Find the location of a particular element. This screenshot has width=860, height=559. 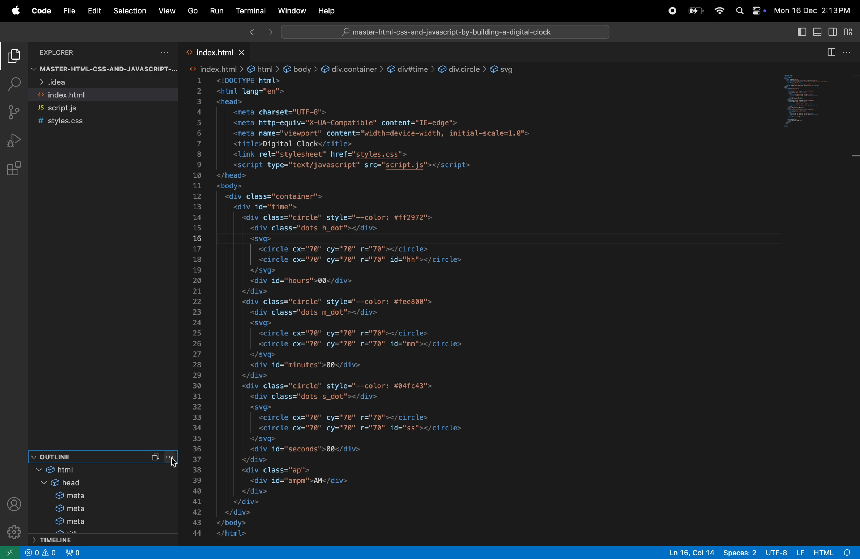

Edit is located at coordinates (95, 11).